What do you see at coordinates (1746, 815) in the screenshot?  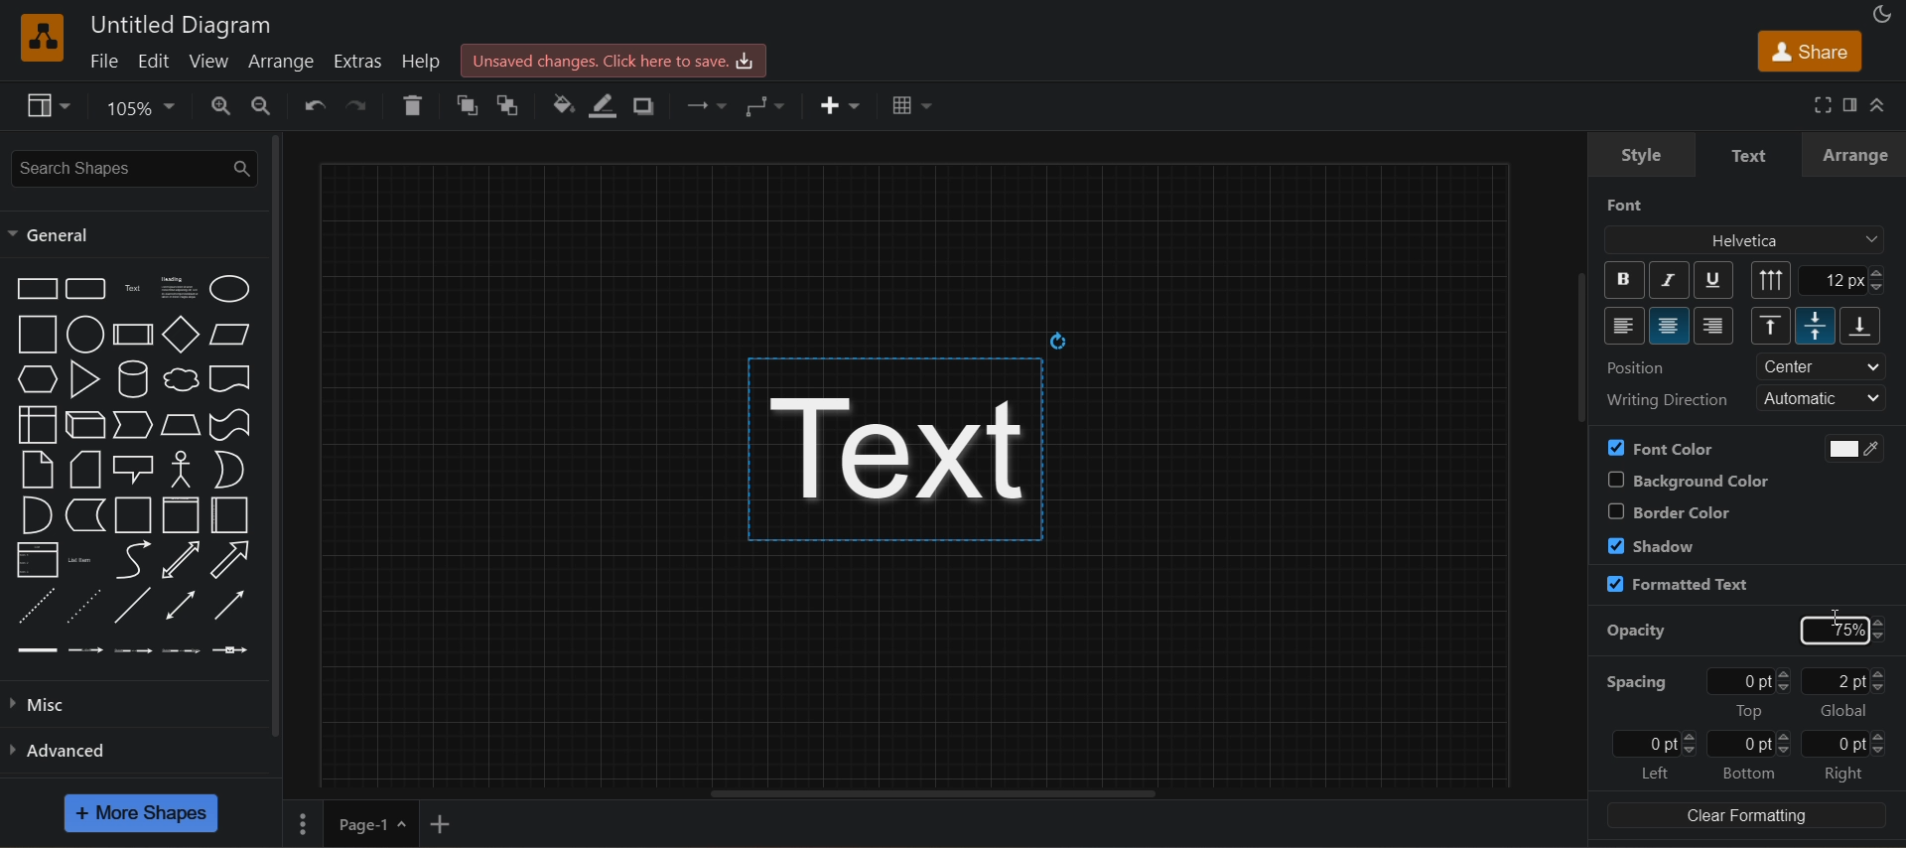 I see `clear formatting` at bounding box center [1746, 815].